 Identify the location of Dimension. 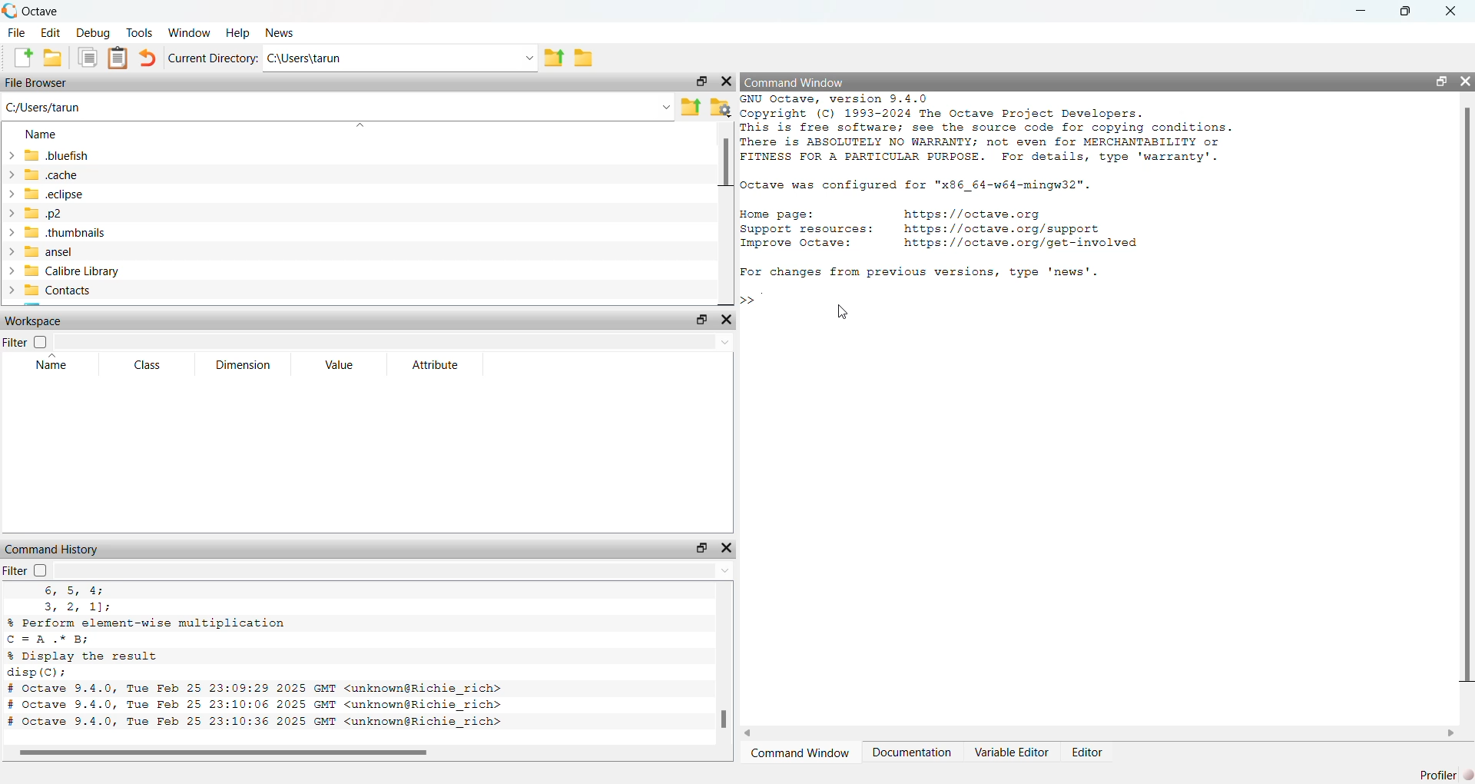
(247, 365).